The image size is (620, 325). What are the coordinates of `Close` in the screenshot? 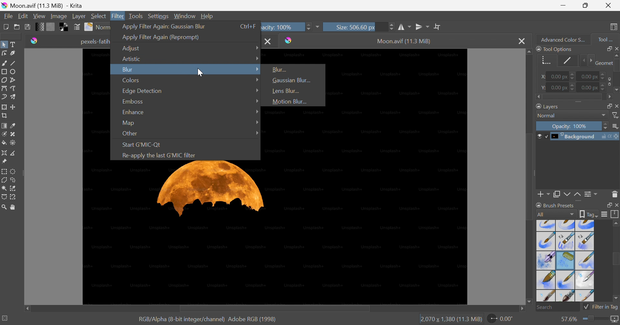 It's located at (616, 48).